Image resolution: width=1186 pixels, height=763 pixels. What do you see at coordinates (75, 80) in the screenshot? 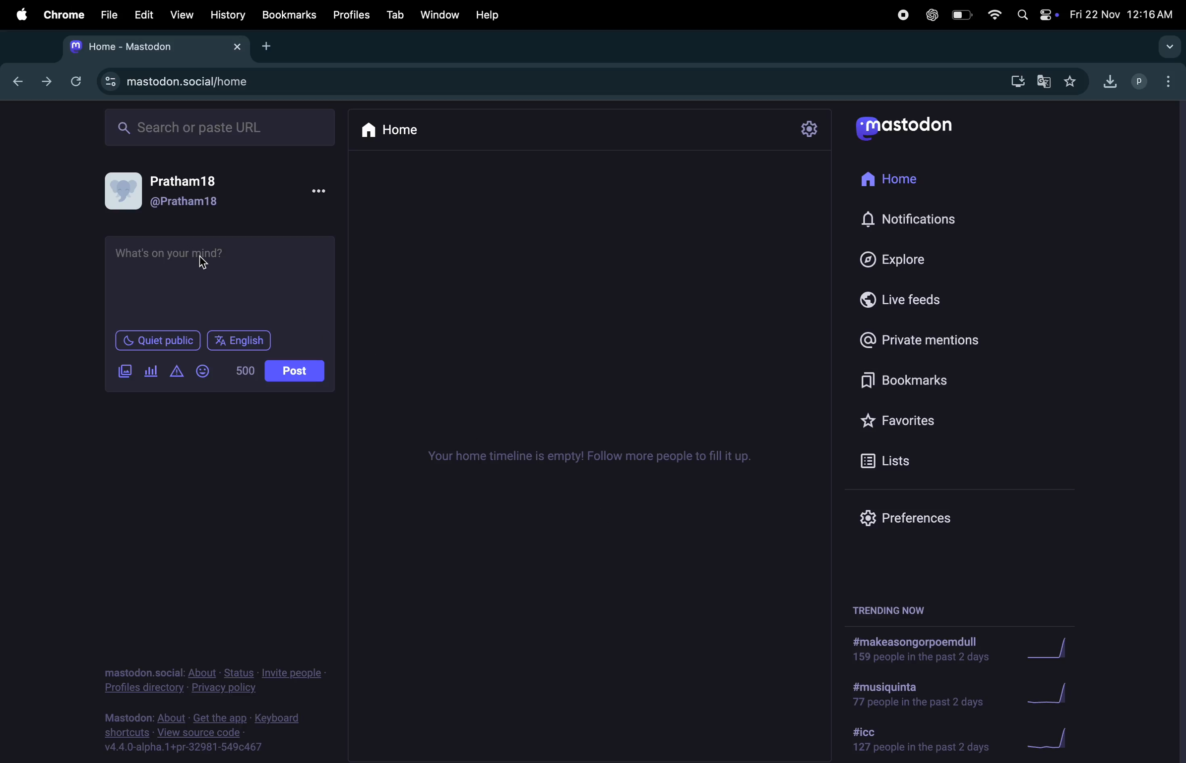
I see `refresh` at bounding box center [75, 80].